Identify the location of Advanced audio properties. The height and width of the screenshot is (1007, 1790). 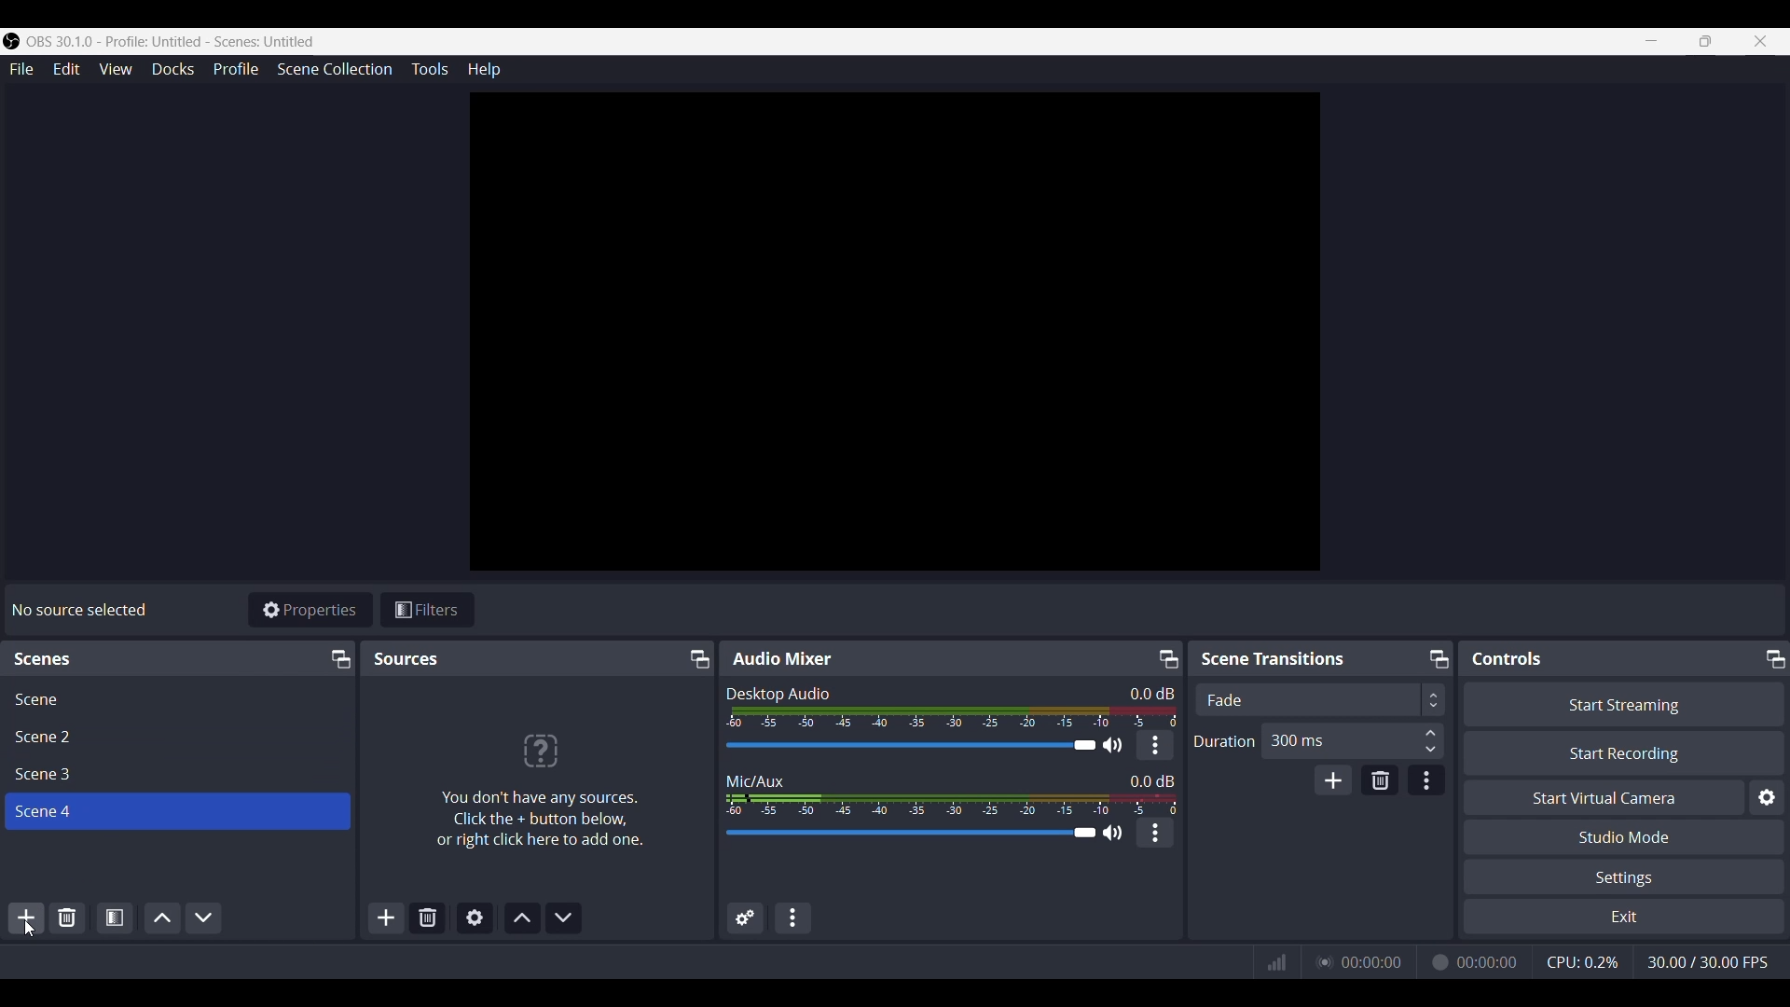
(746, 917).